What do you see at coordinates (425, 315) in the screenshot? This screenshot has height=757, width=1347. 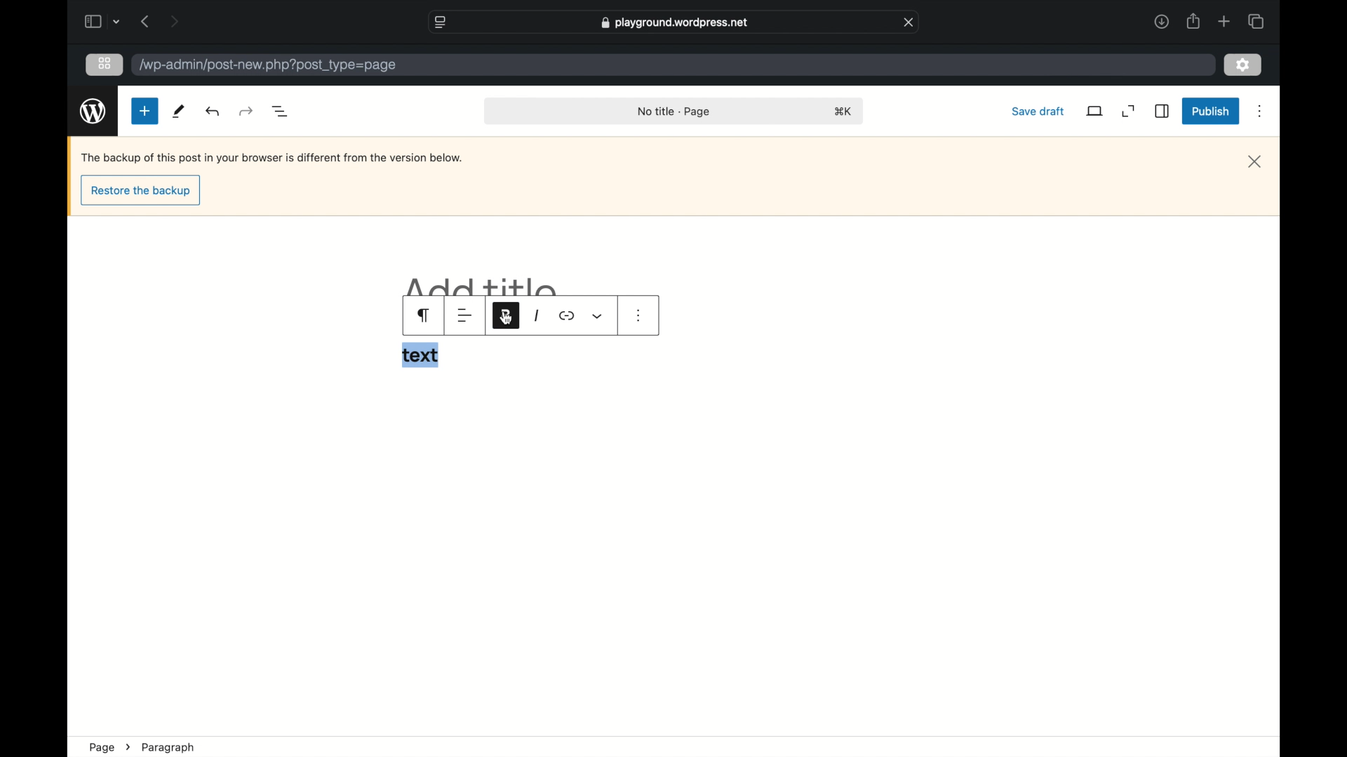 I see `paragraph` at bounding box center [425, 315].